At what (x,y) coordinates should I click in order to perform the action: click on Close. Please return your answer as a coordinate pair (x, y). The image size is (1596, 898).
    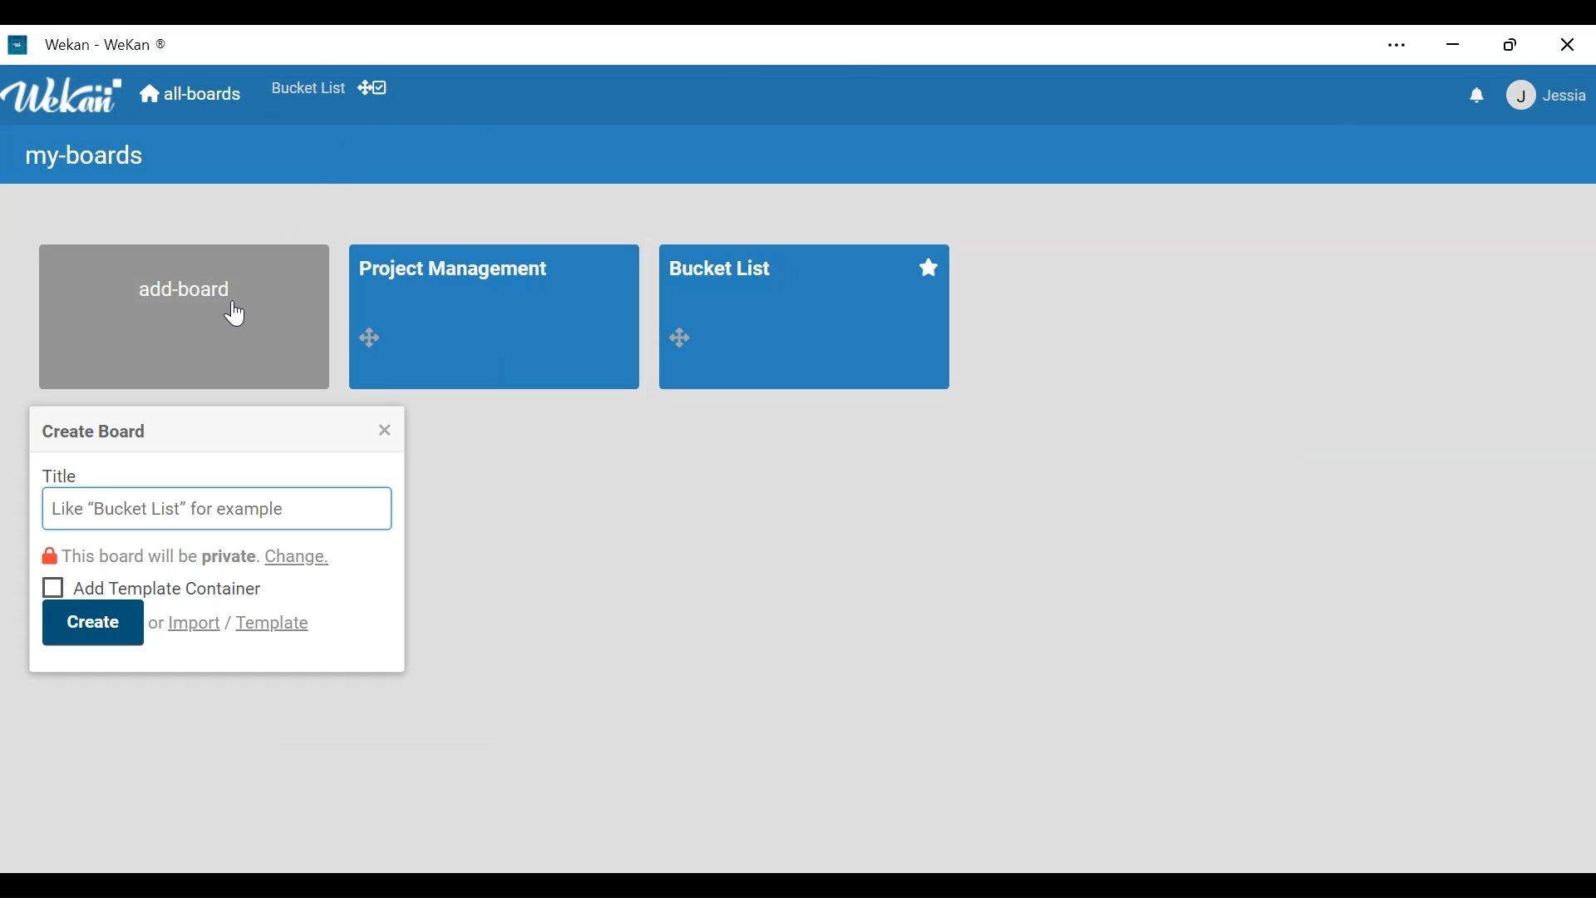
    Looking at the image, I should click on (385, 430).